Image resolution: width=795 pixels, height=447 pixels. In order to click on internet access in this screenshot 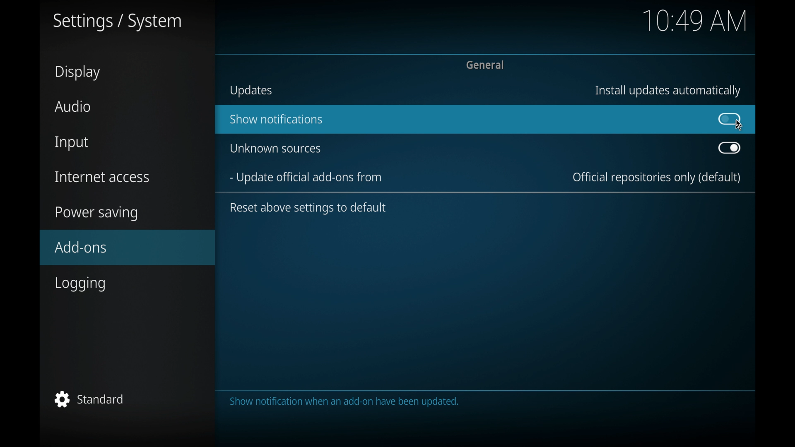, I will do `click(103, 176)`.